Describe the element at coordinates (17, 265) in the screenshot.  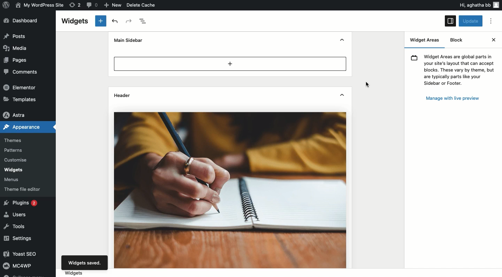
I see `MC4WP` at that location.